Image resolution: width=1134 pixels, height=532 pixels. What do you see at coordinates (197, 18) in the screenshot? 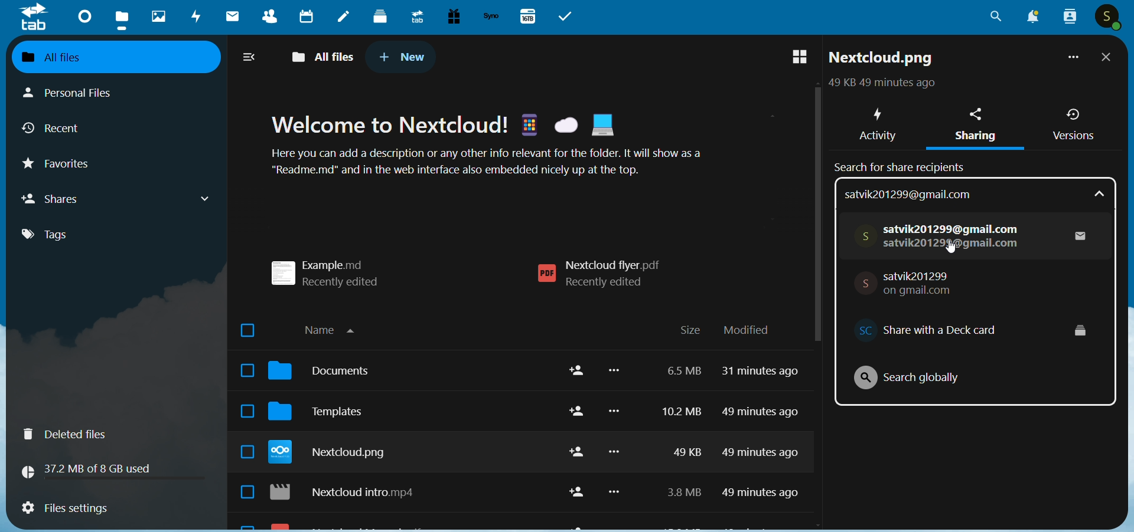
I see `activity` at bounding box center [197, 18].